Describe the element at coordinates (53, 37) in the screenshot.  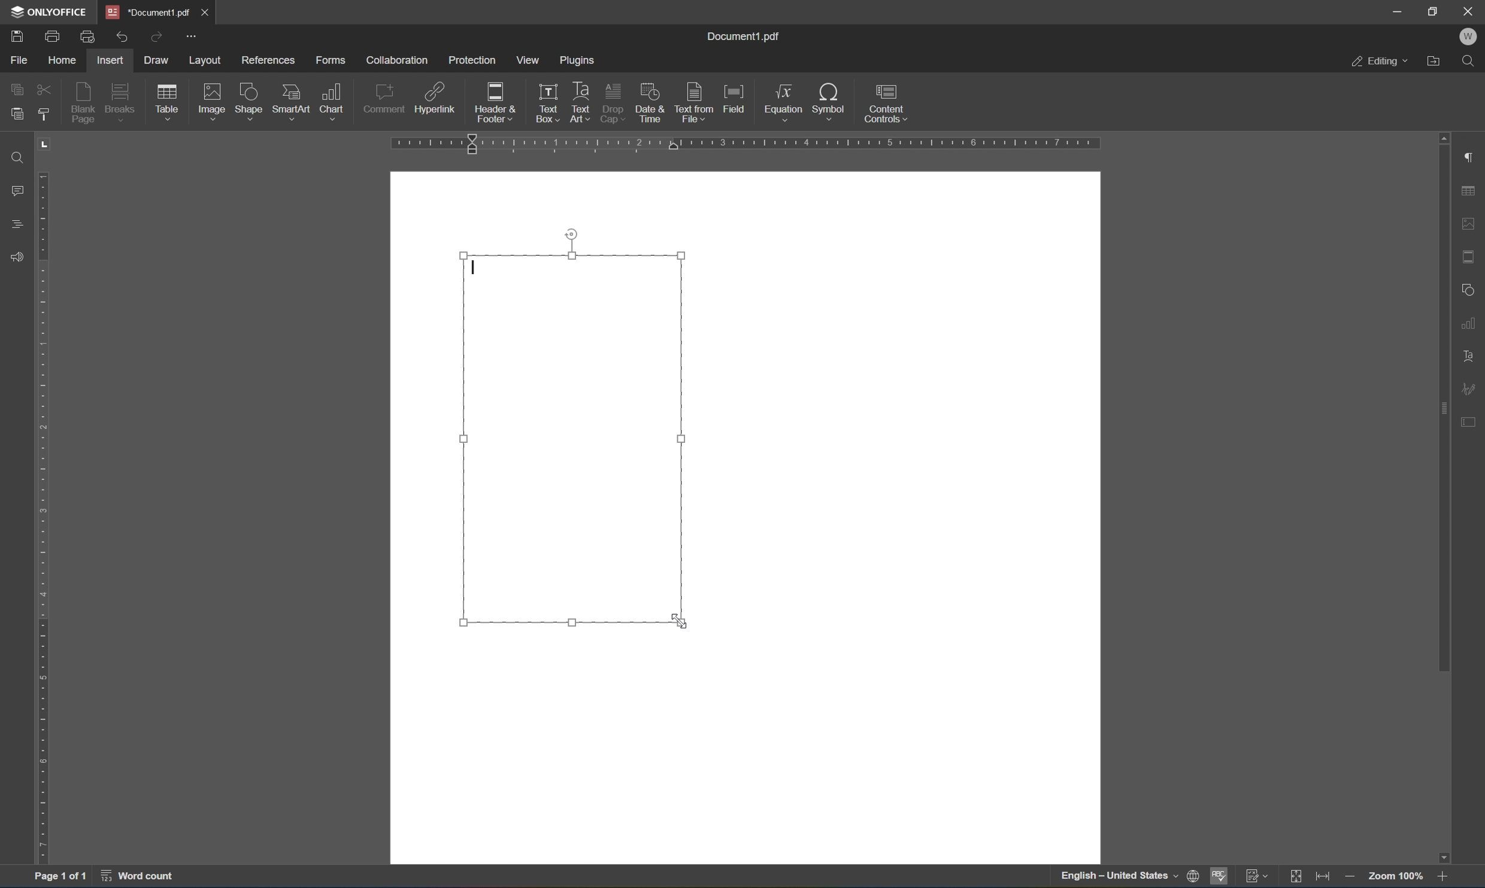
I see `Print` at that location.